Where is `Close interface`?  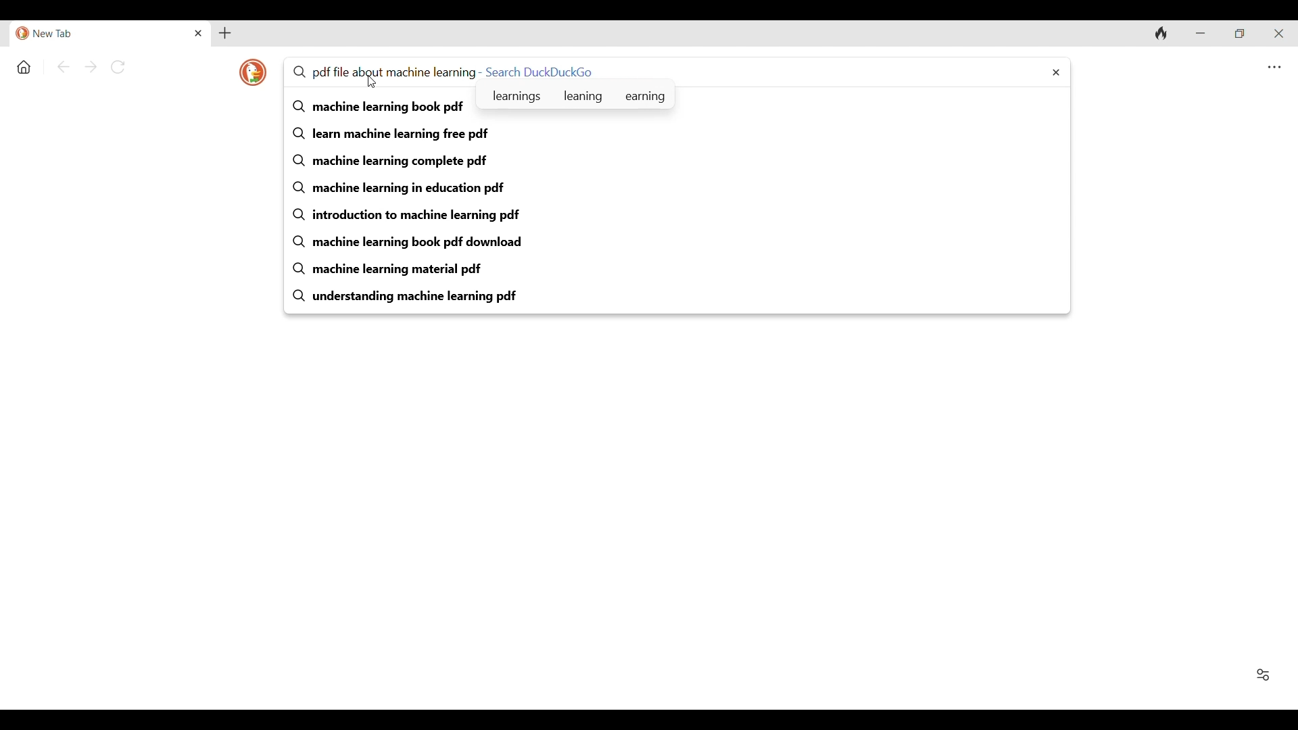 Close interface is located at coordinates (1278, 33).